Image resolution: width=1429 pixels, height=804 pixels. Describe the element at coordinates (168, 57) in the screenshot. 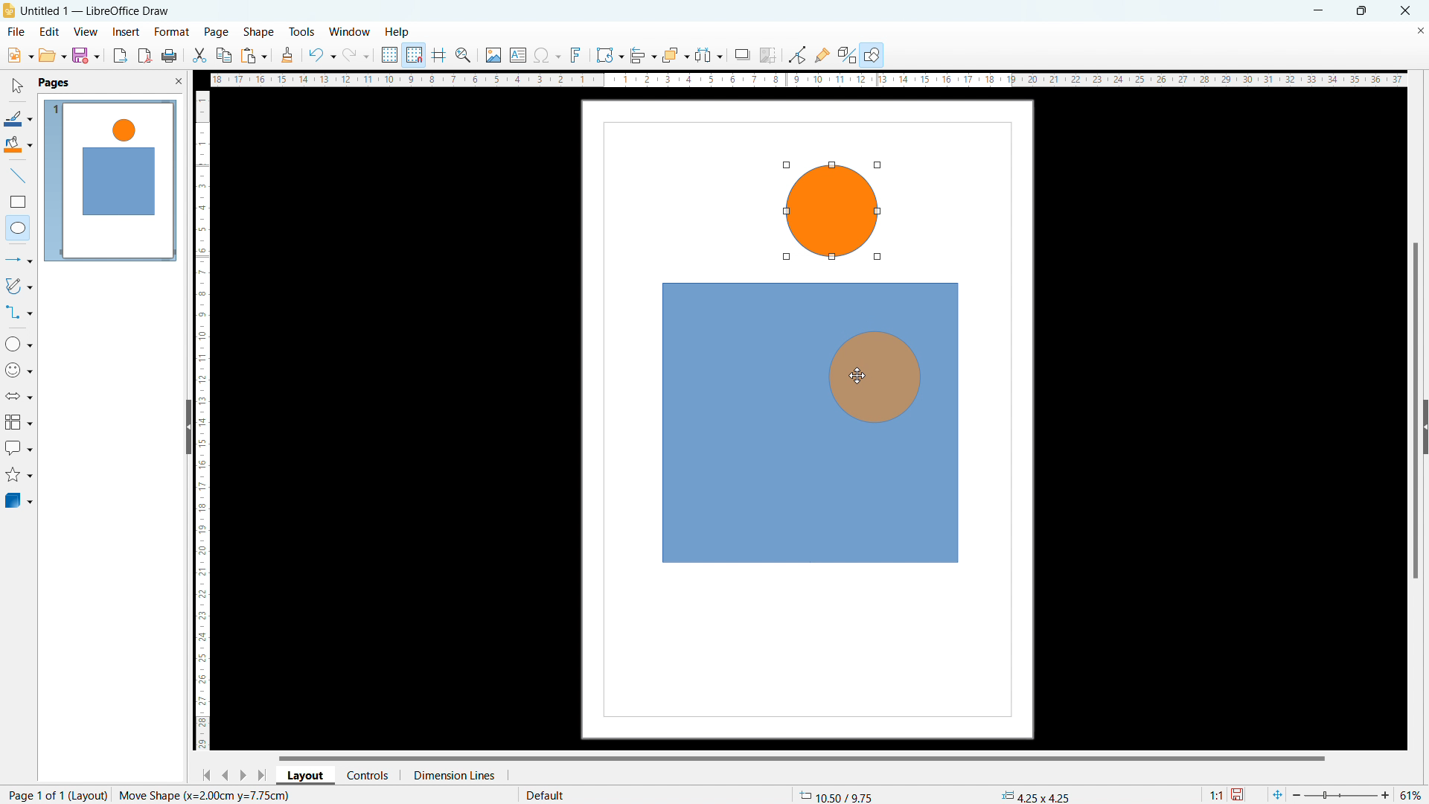

I see `print` at that location.